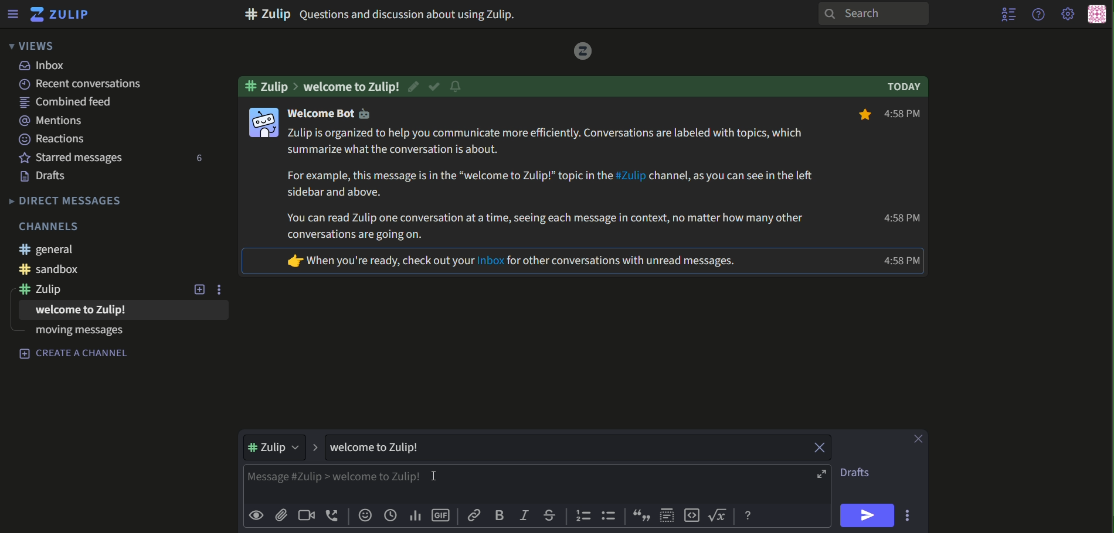  Describe the element at coordinates (553, 184) in the screenshot. I see `text` at that location.